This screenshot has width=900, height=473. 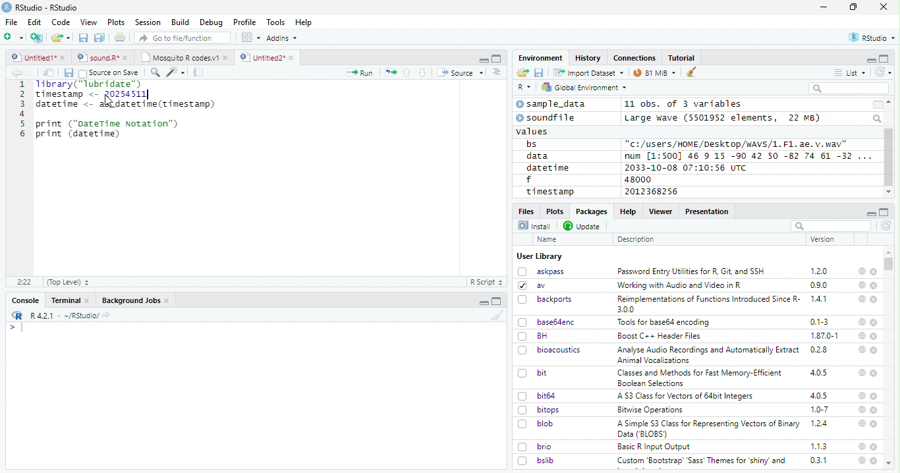 I want to click on 1.87.0-1, so click(x=824, y=336).